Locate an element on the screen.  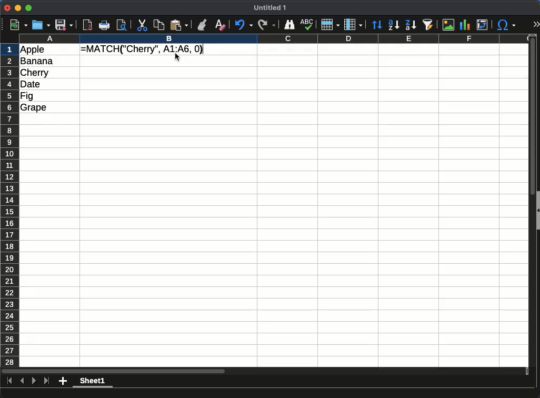
sort is located at coordinates (377, 25).